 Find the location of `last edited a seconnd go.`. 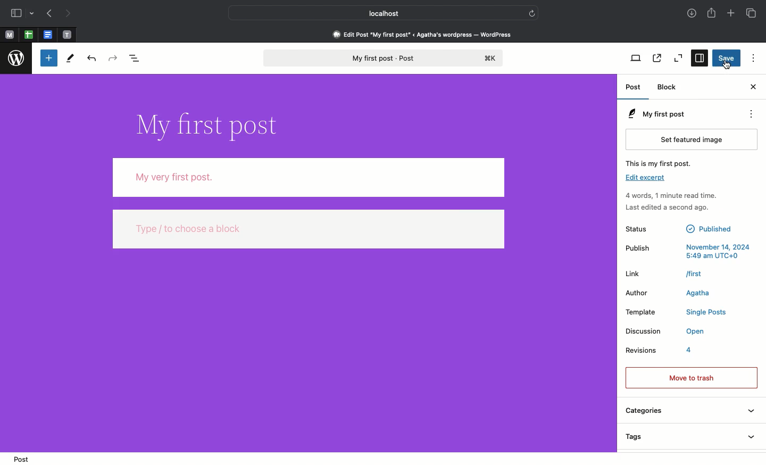

last edited a seconnd go. is located at coordinates (679, 211).